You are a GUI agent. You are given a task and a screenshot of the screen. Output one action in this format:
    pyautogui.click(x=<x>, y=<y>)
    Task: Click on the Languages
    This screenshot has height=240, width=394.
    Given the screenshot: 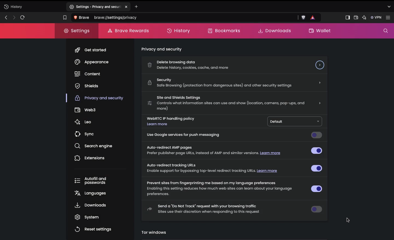 What is the action you would take?
    pyautogui.click(x=91, y=194)
    